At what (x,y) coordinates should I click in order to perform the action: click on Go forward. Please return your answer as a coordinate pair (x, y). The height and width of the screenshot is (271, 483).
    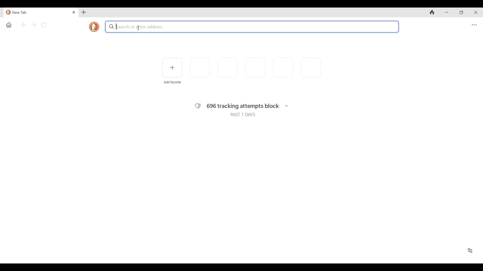
    Looking at the image, I should click on (34, 25).